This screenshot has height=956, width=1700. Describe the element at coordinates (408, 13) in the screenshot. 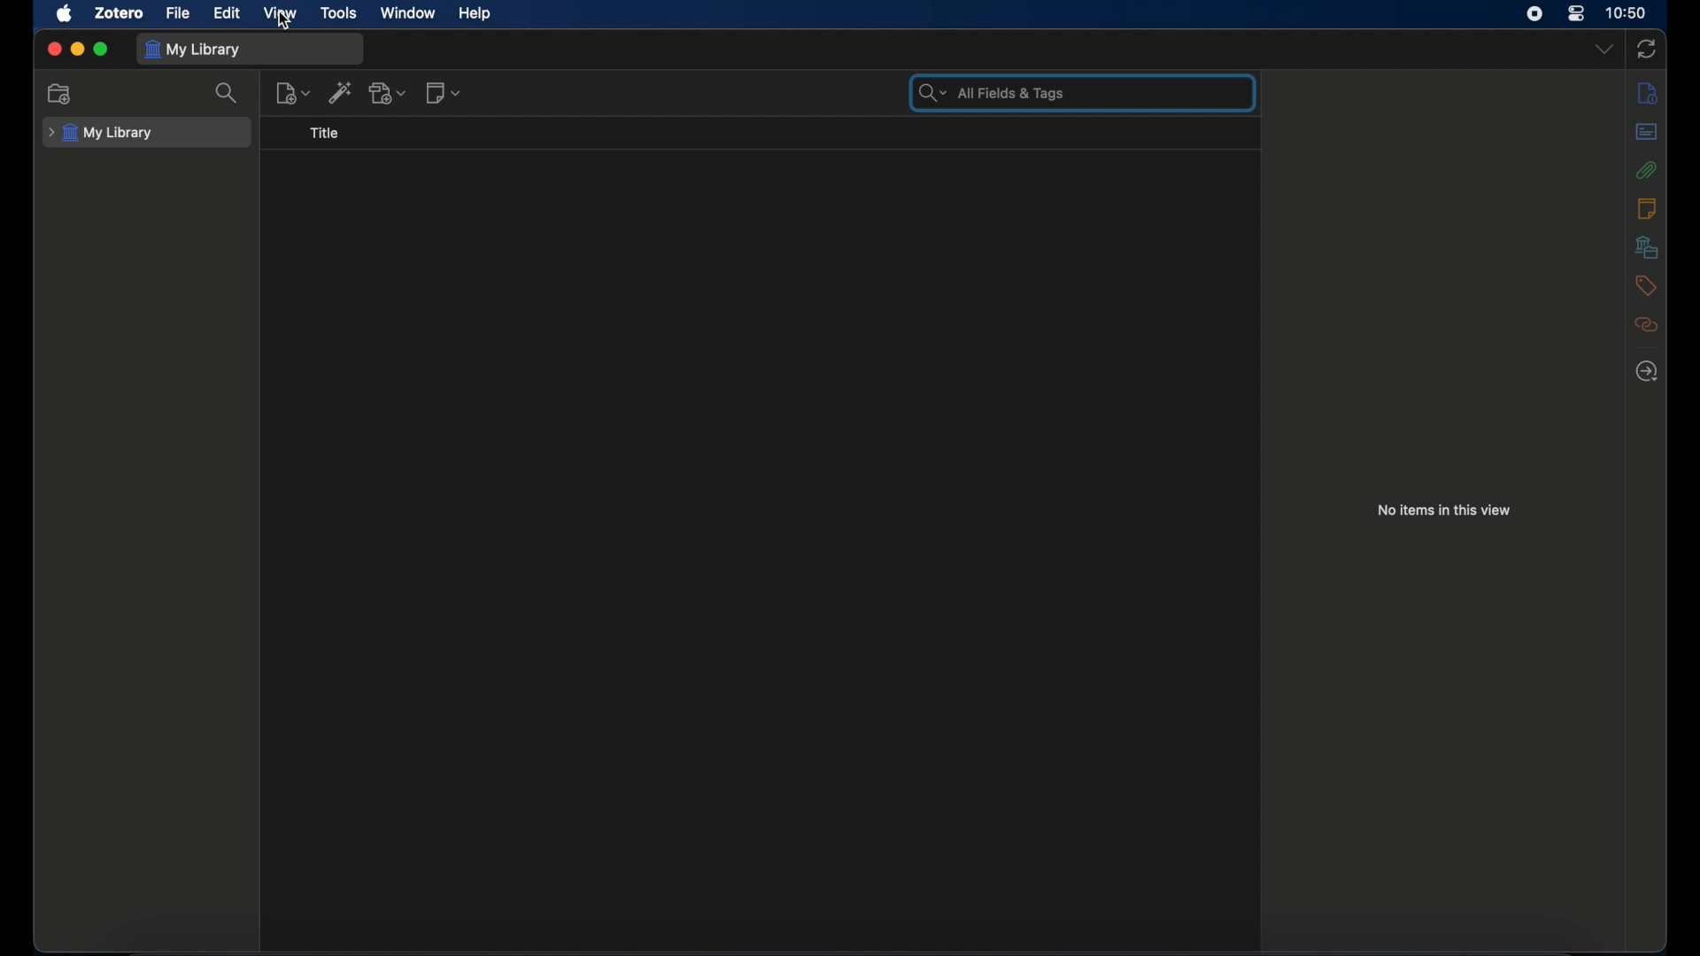

I see `window` at that location.